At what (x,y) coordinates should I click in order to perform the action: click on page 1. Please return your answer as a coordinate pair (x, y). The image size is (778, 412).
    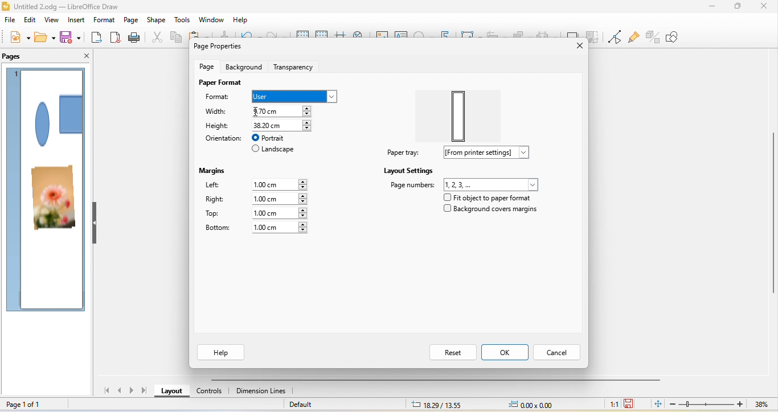
    Looking at the image, I should click on (17, 73).